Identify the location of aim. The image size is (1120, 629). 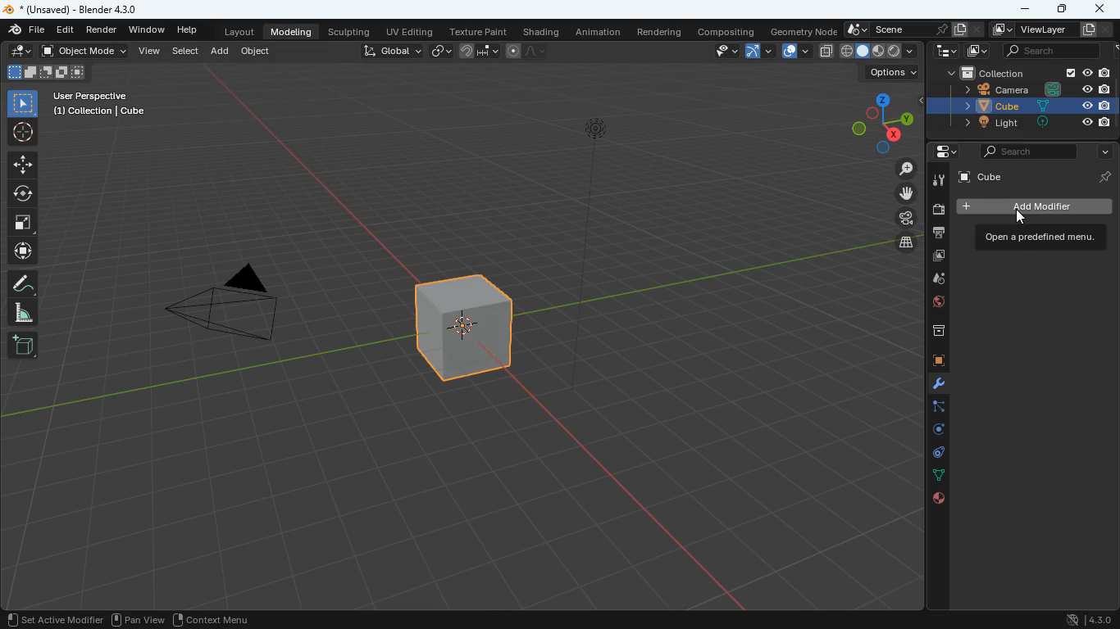
(22, 132).